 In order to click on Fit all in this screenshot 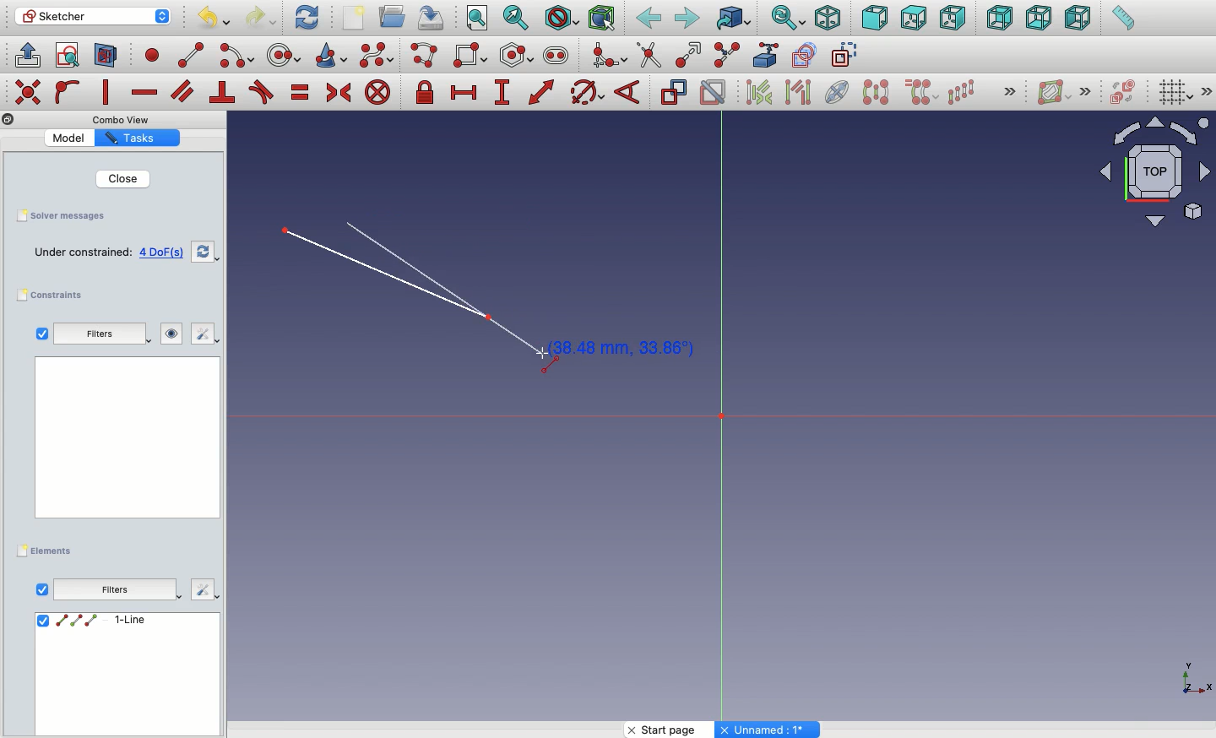, I will do `click(479, 19)`.